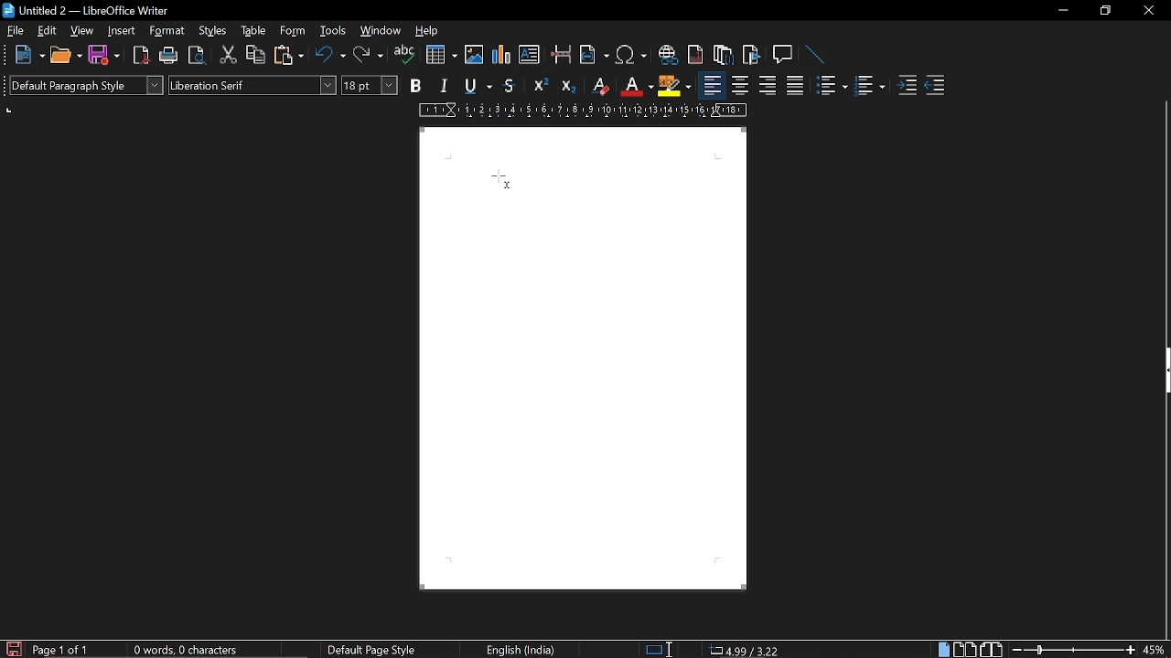 The width and height of the screenshot is (1171, 658). Describe the element at coordinates (594, 57) in the screenshot. I see `insert field` at that location.